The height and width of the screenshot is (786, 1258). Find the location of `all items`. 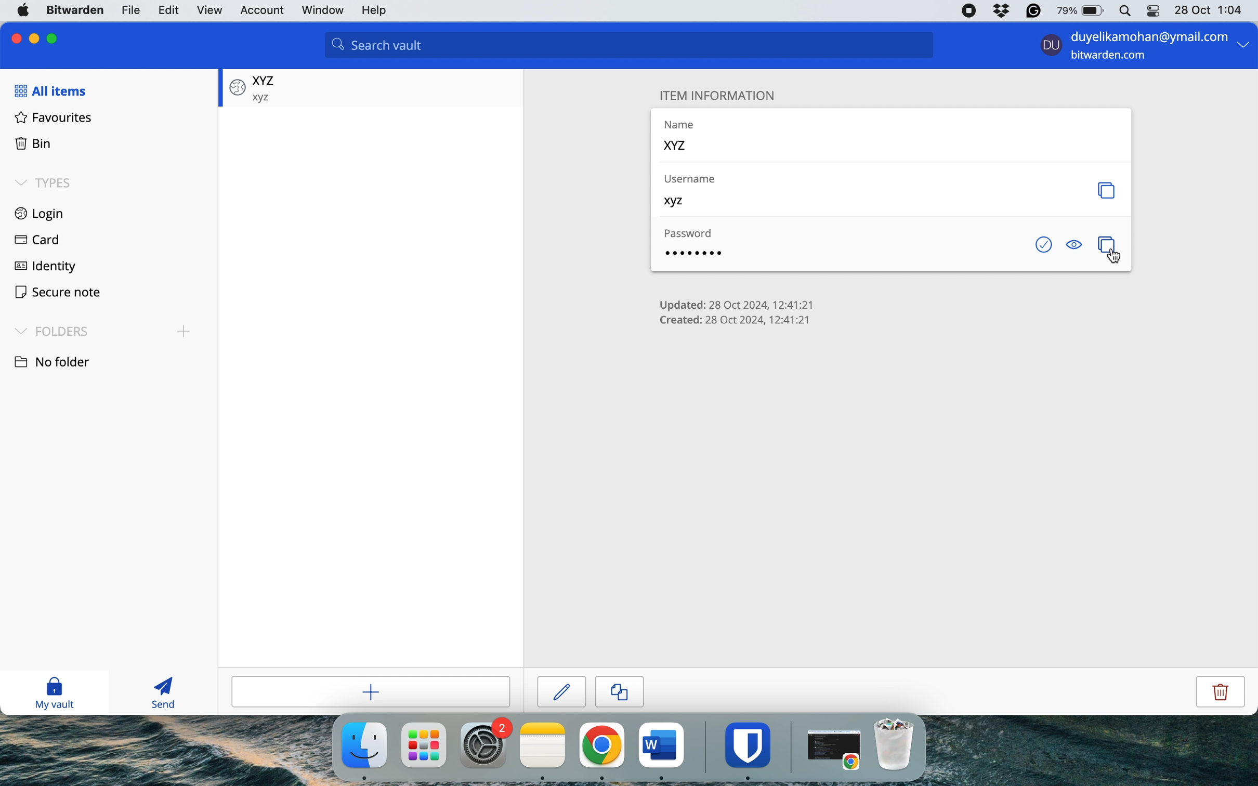

all items is located at coordinates (49, 90).